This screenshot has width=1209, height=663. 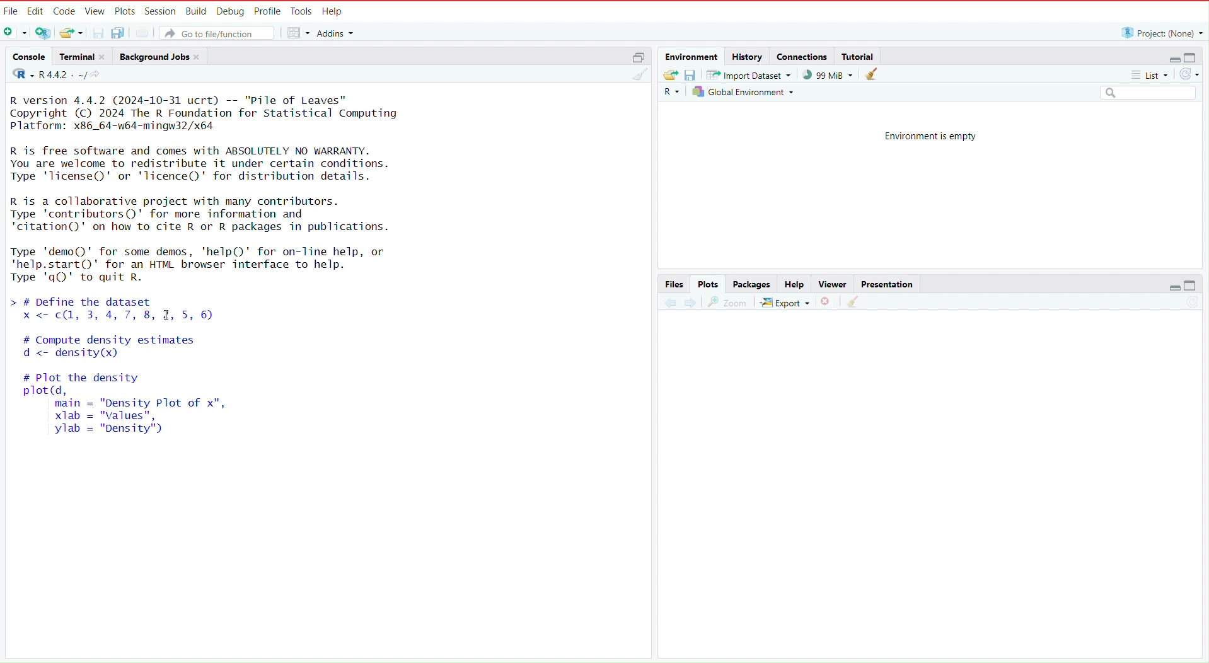 I want to click on plots, so click(x=710, y=283).